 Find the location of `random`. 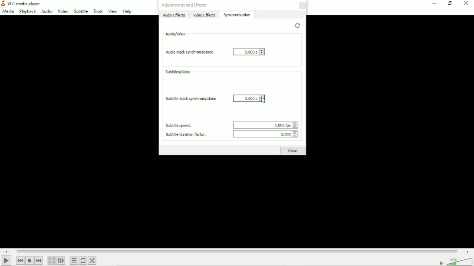

random is located at coordinates (93, 260).